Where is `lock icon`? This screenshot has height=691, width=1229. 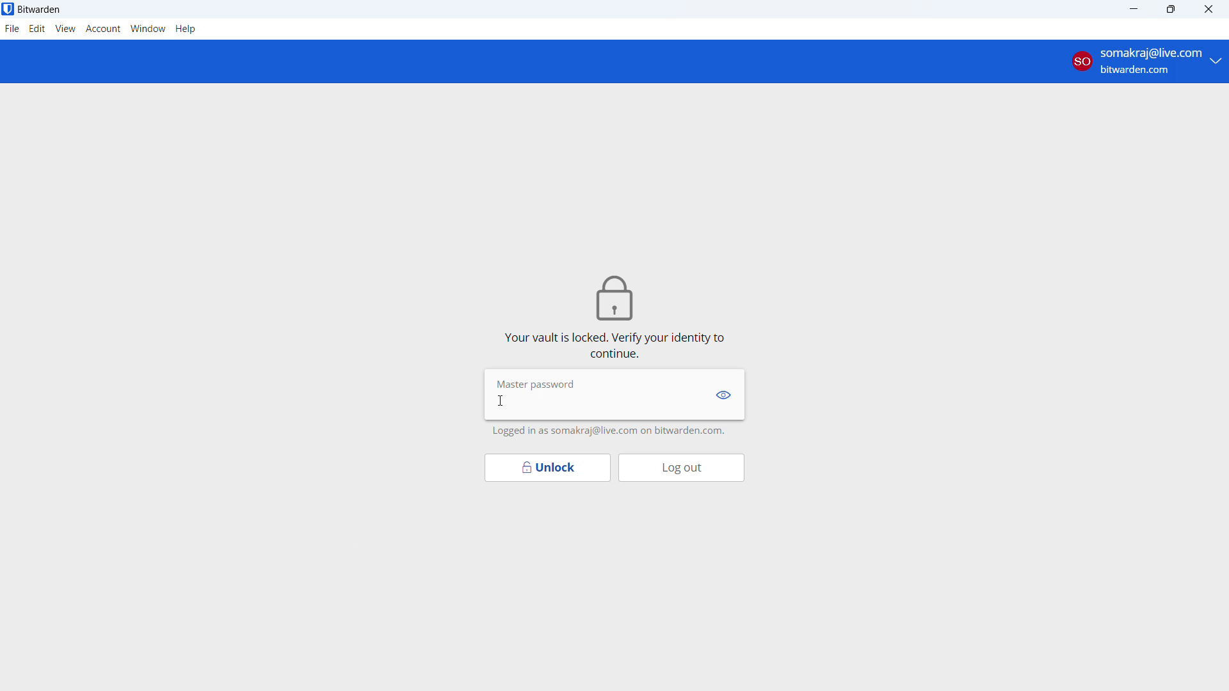 lock icon is located at coordinates (618, 292).